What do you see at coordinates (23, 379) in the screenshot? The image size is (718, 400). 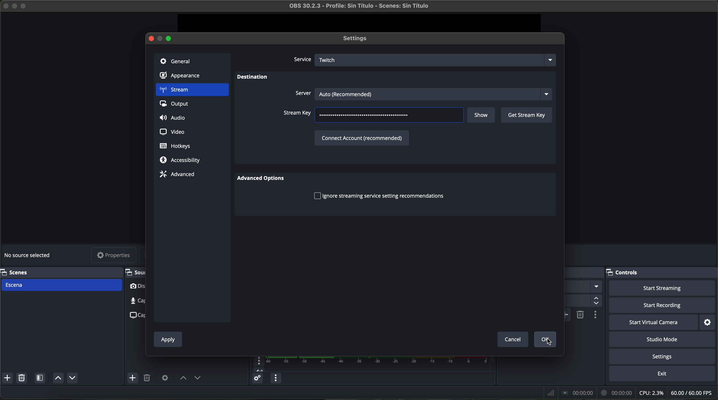 I see `remove selected scene` at bounding box center [23, 379].